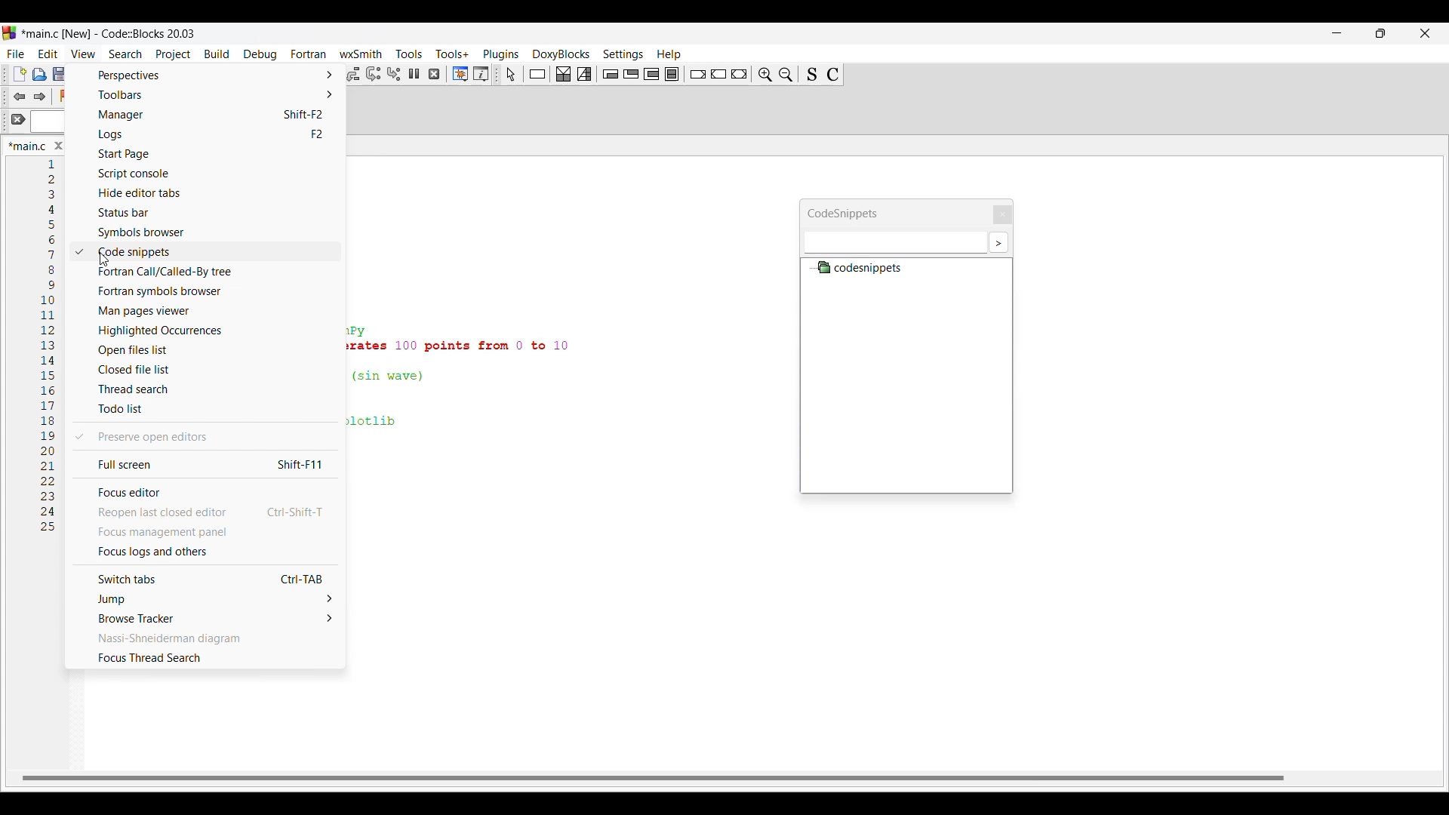  What do you see at coordinates (206, 512) in the screenshot?
I see `Reopen last closed editor` at bounding box center [206, 512].